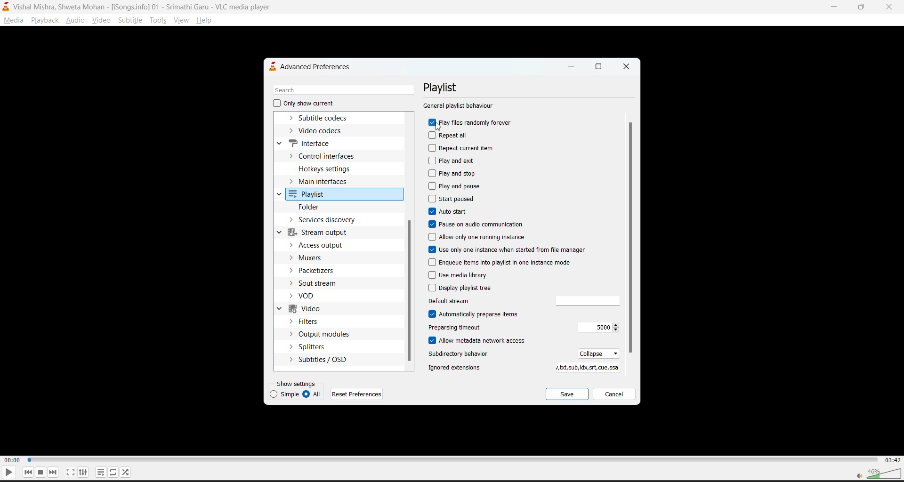 The height and width of the screenshot is (482, 904). What do you see at coordinates (307, 259) in the screenshot?
I see `muxers` at bounding box center [307, 259].